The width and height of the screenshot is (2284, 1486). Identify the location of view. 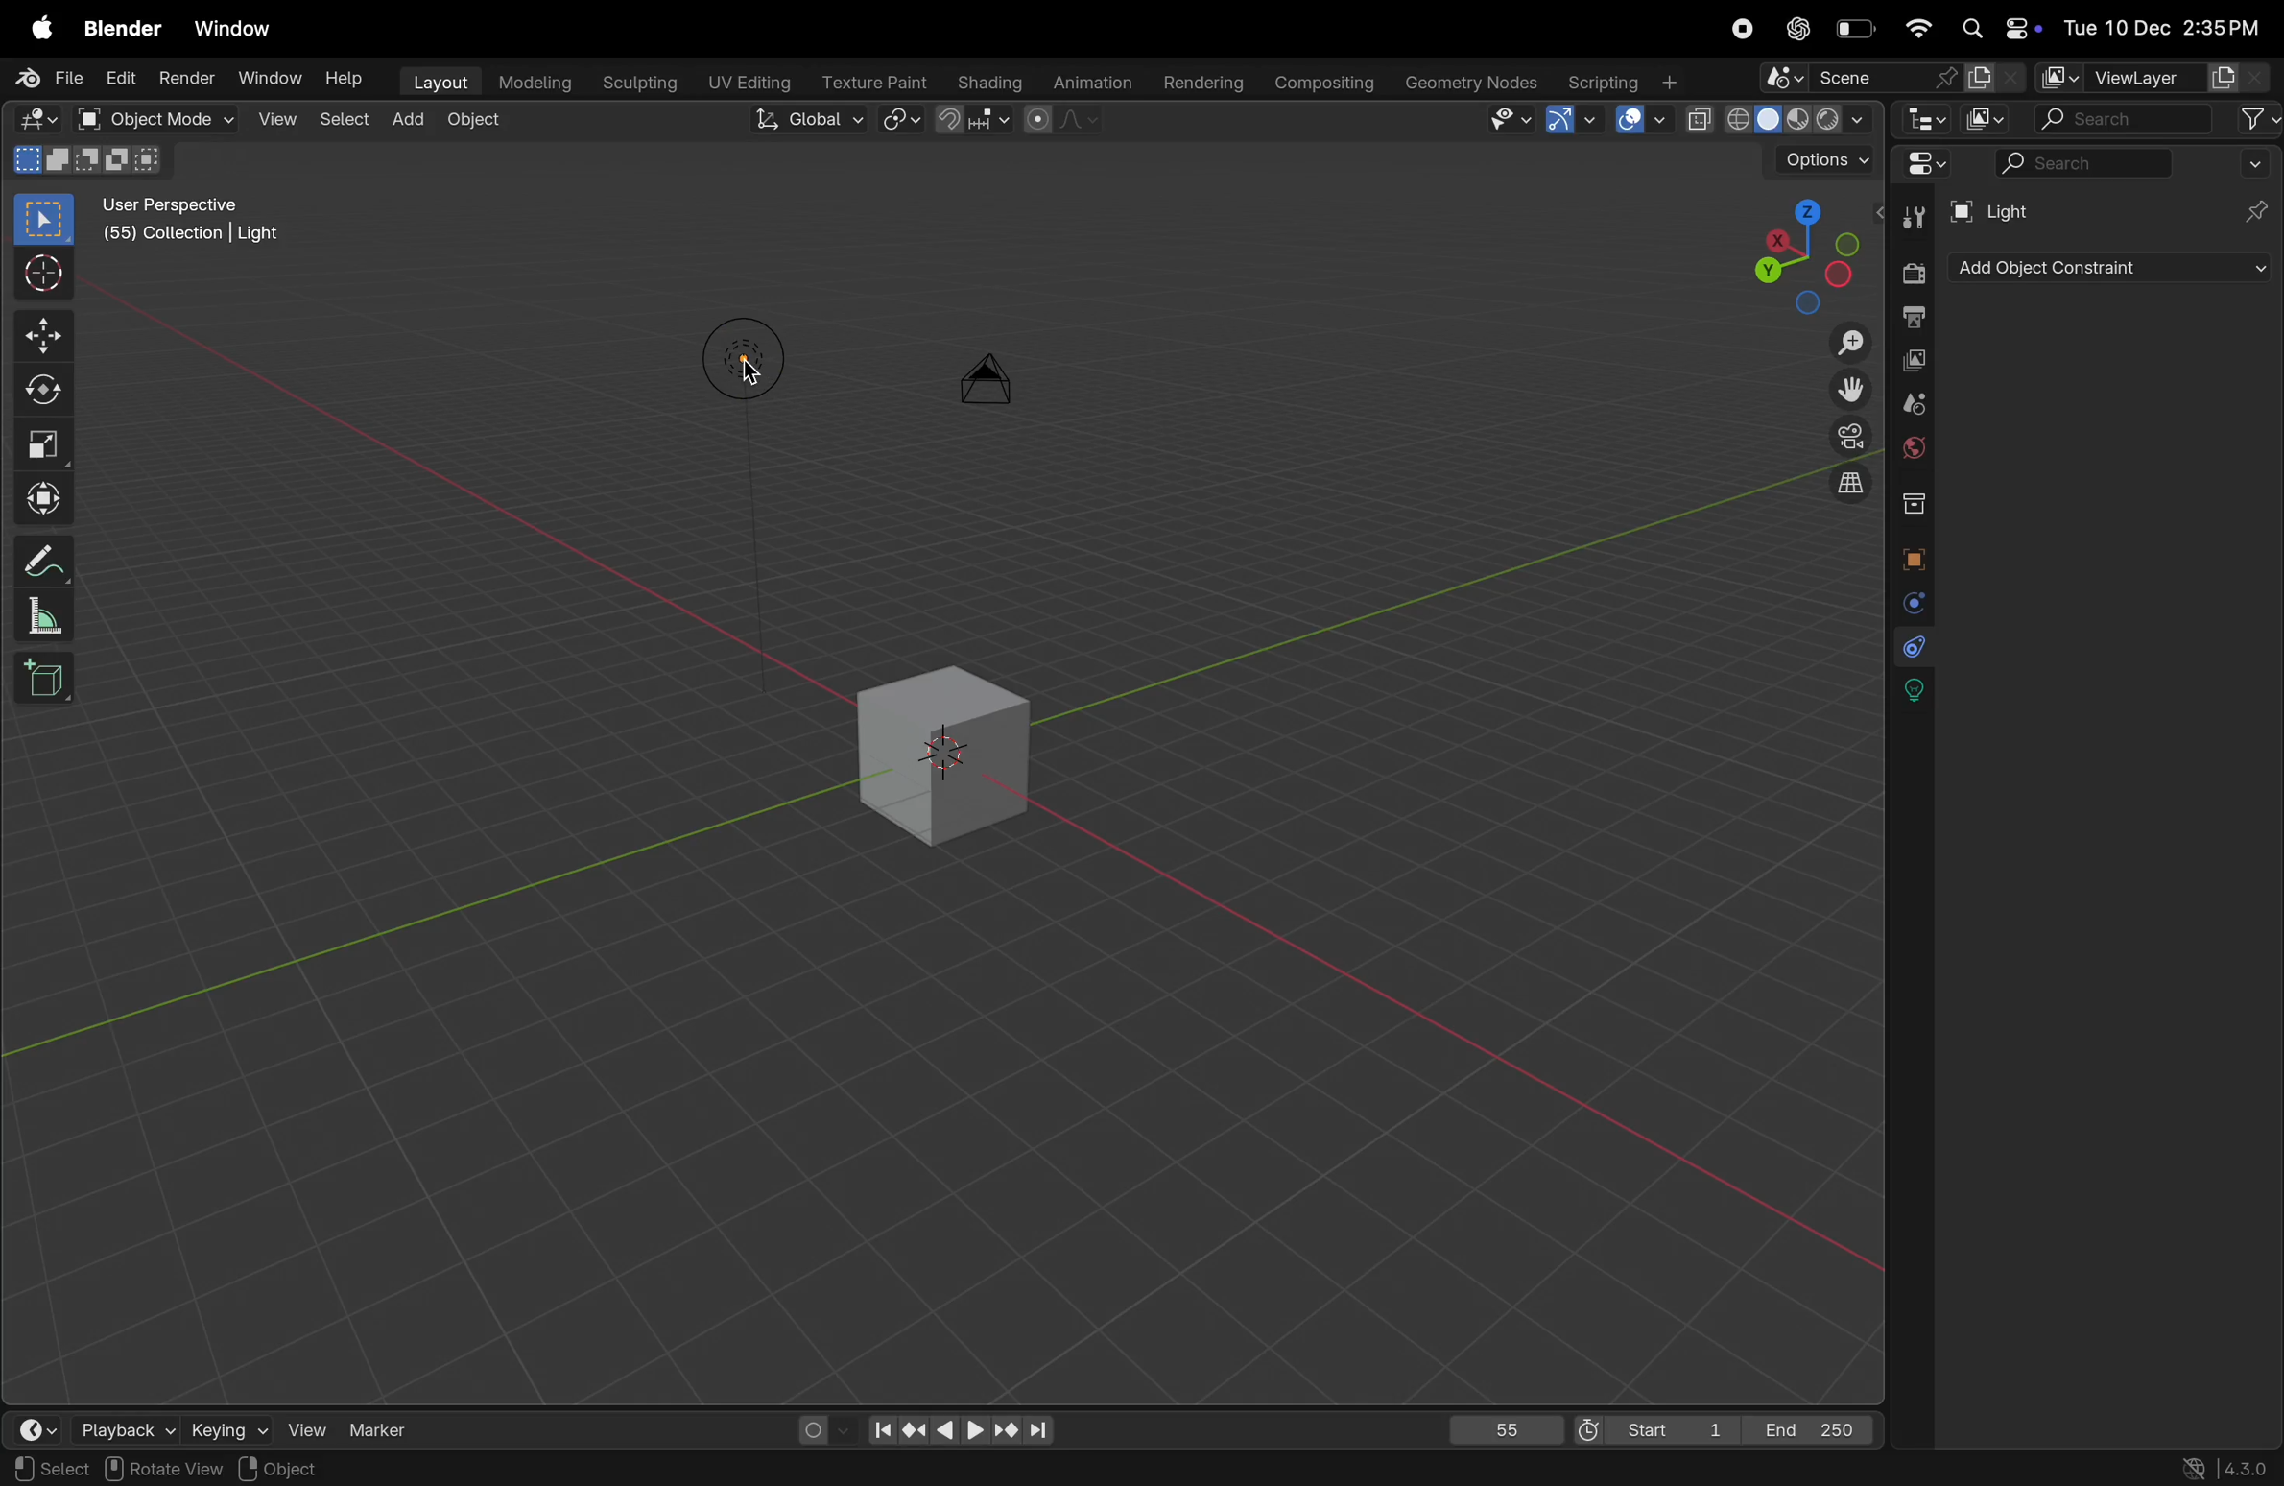
(274, 121).